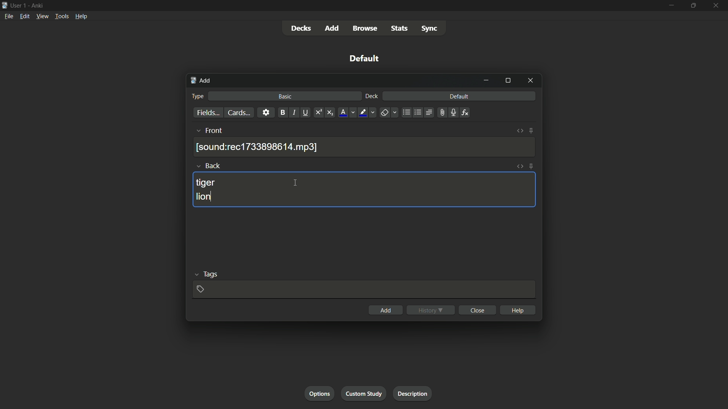 The image size is (728, 409). What do you see at coordinates (518, 309) in the screenshot?
I see `help` at bounding box center [518, 309].